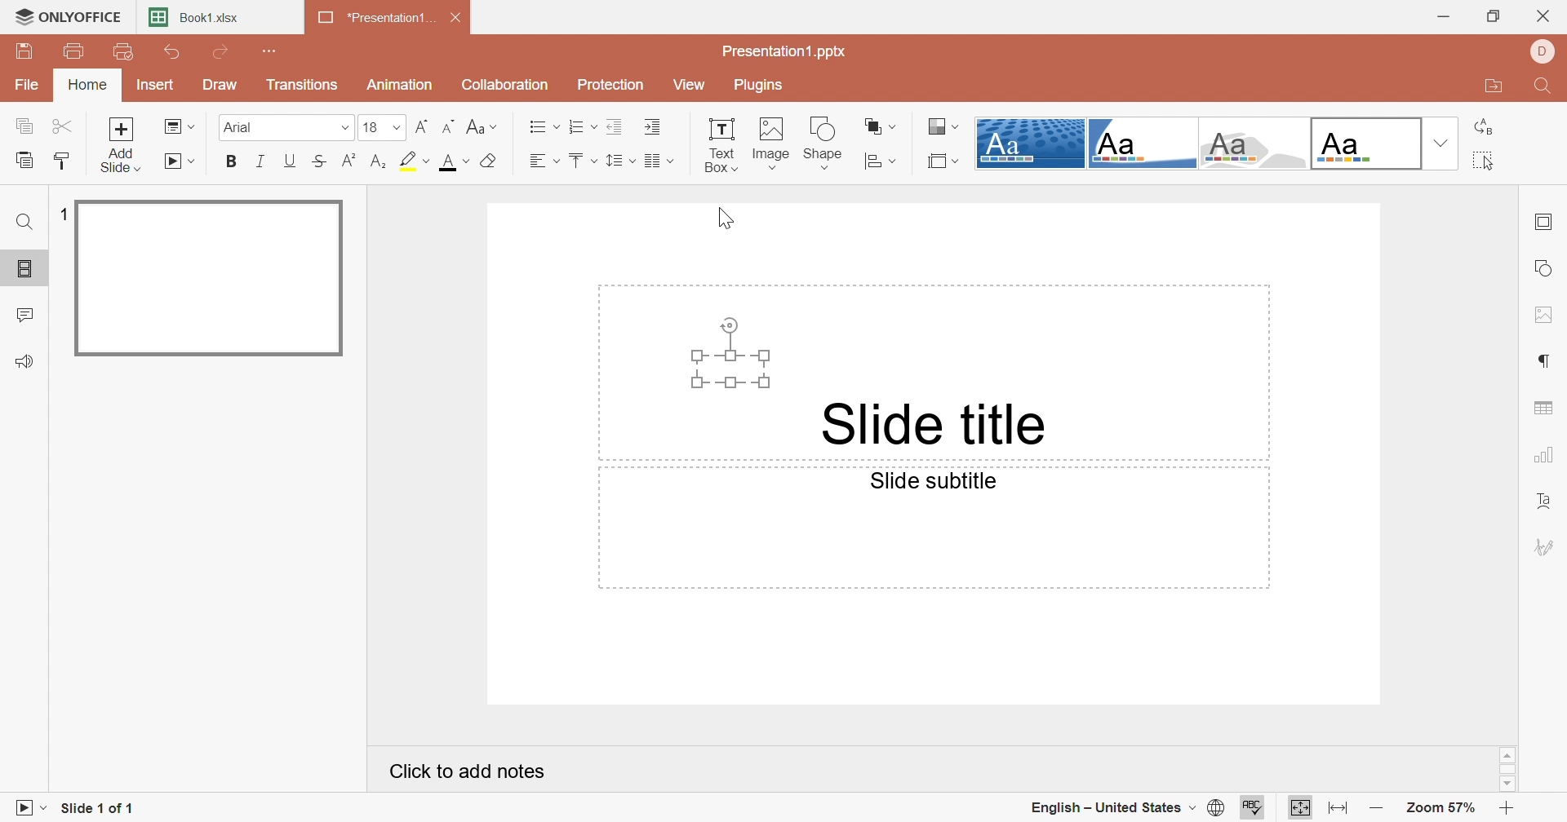 The width and height of the screenshot is (1567, 822). Describe the element at coordinates (455, 164) in the screenshot. I see `Font color` at that location.